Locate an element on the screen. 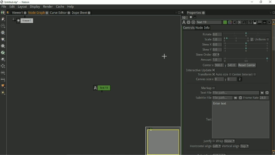 The width and height of the screenshot is (275, 155). Float pane is located at coordinates (176, 13).